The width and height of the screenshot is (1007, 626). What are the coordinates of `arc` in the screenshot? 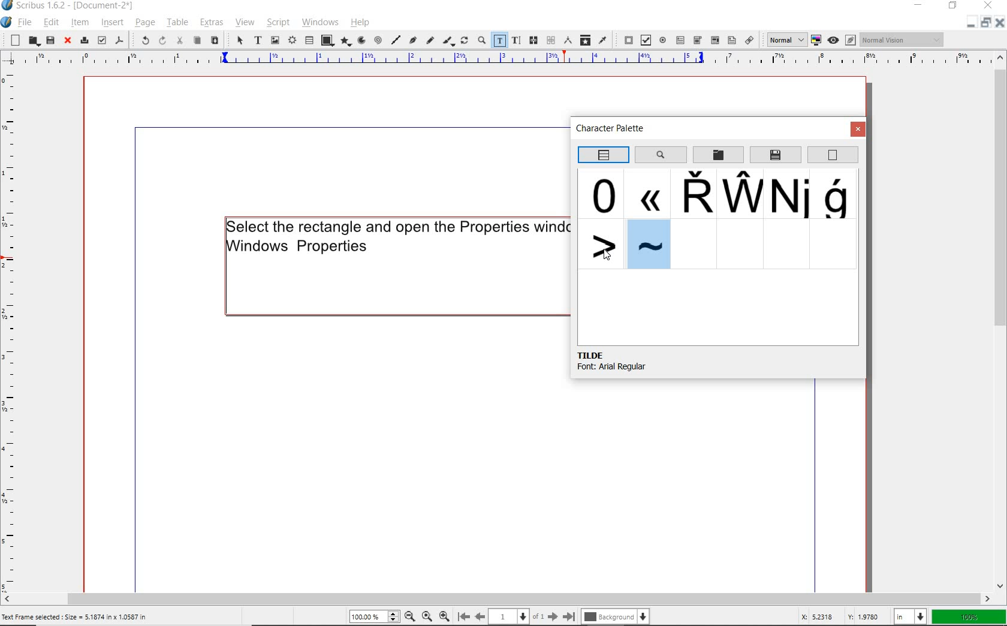 It's located at (361, 40).